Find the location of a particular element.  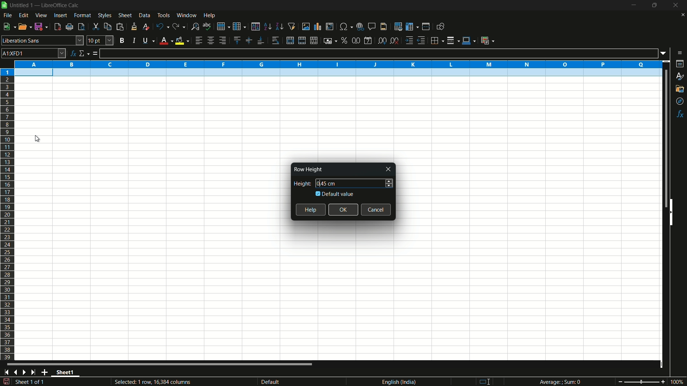

sort descending is located at coordinates (279, 26).